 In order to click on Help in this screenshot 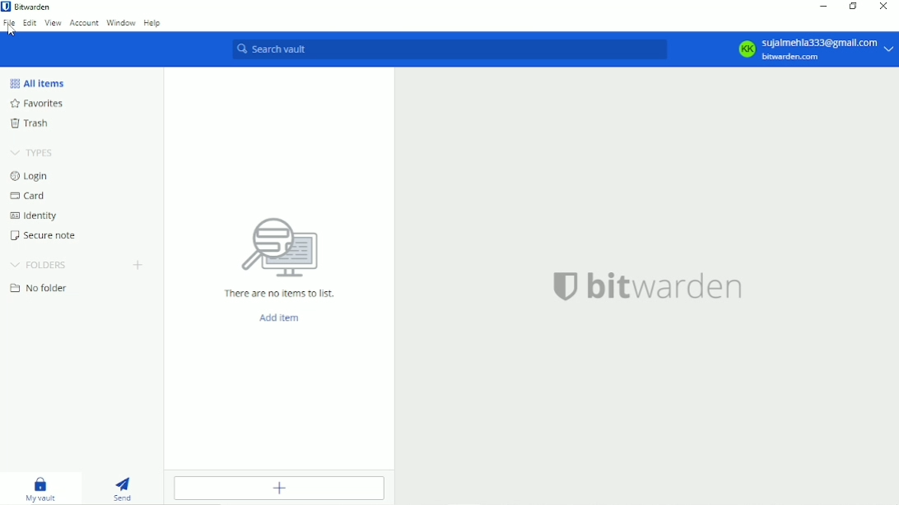, I will do `click(153, 23)`.